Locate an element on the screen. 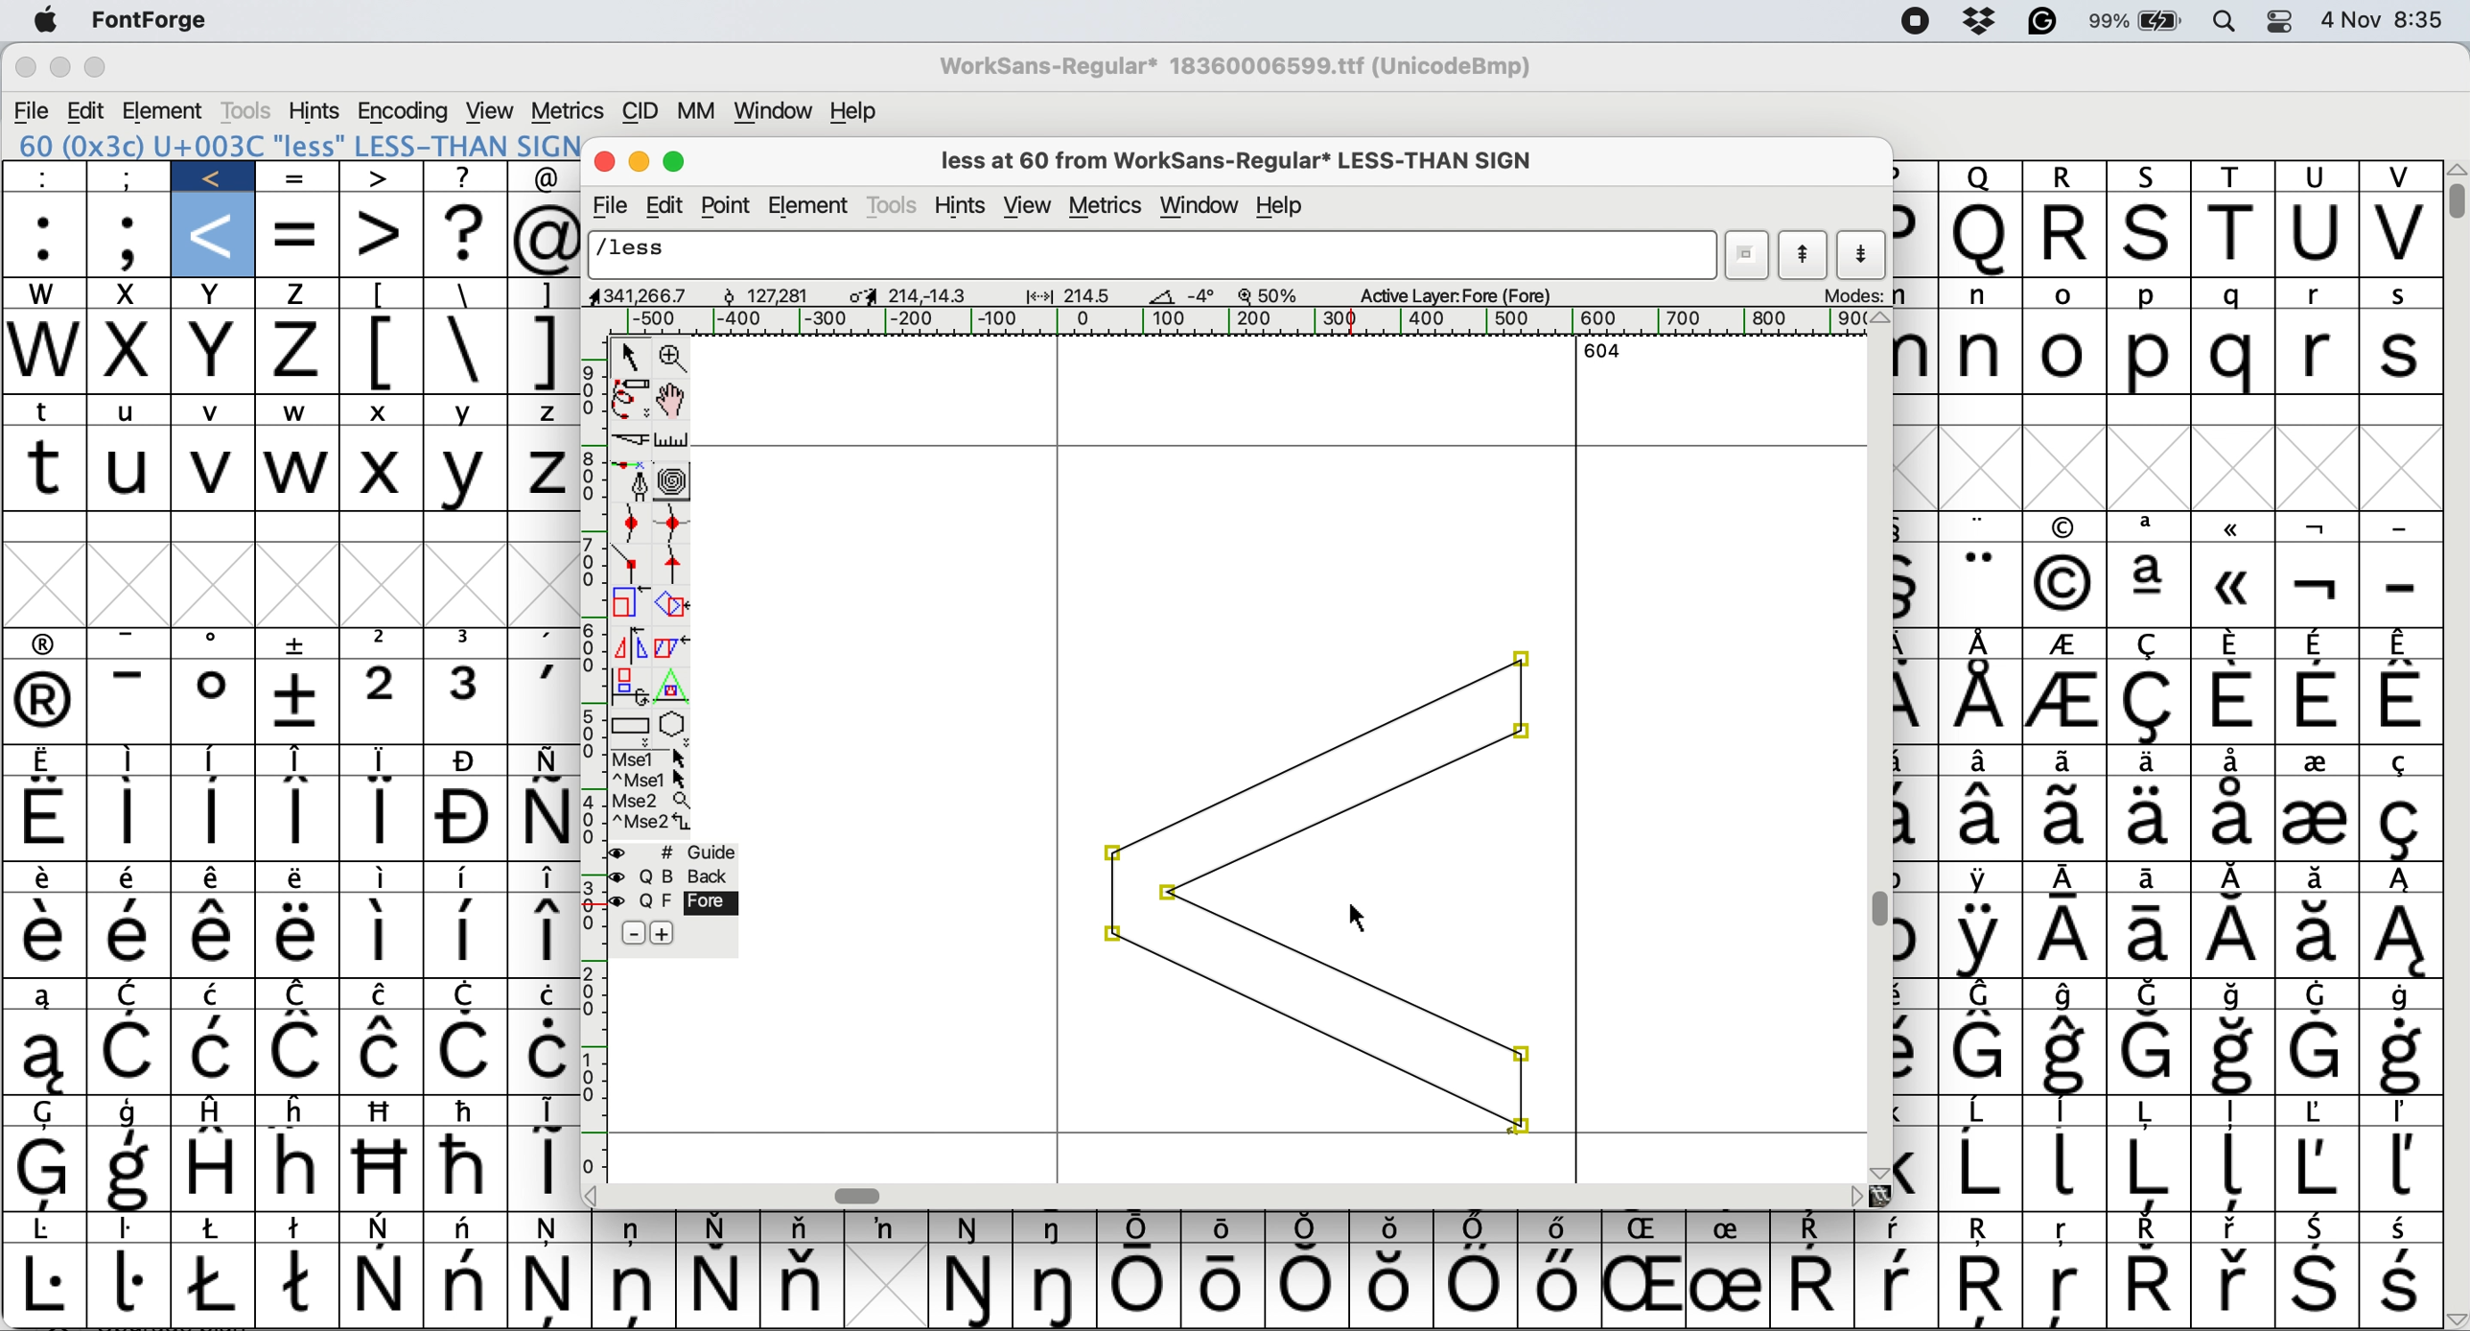  4 Nov 8:35 is located at coordinates (2388, 21).